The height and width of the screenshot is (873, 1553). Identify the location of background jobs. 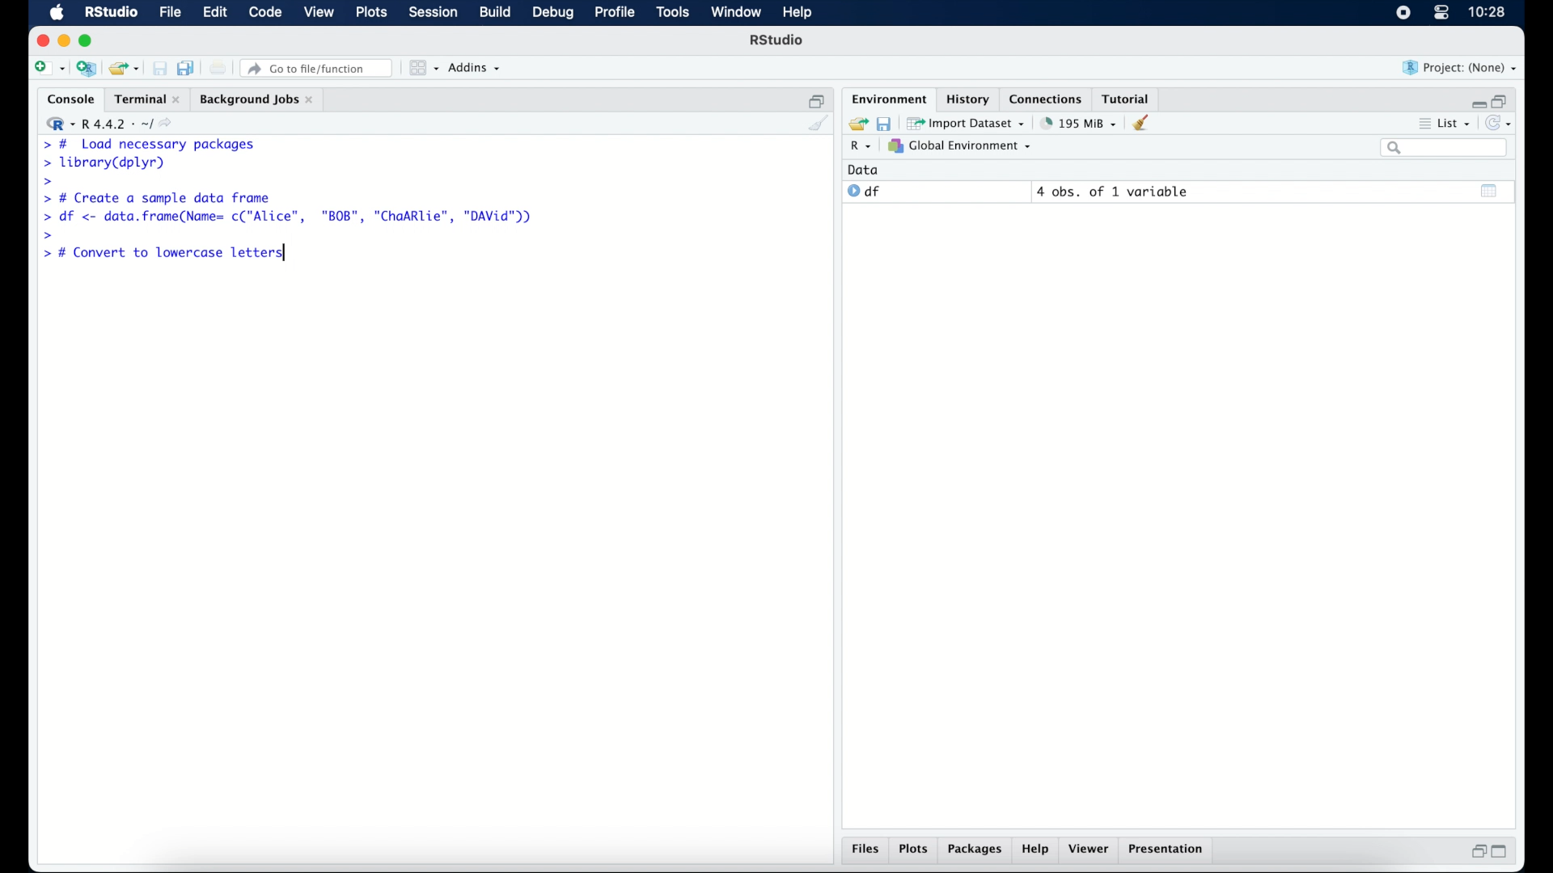
(256, 99).